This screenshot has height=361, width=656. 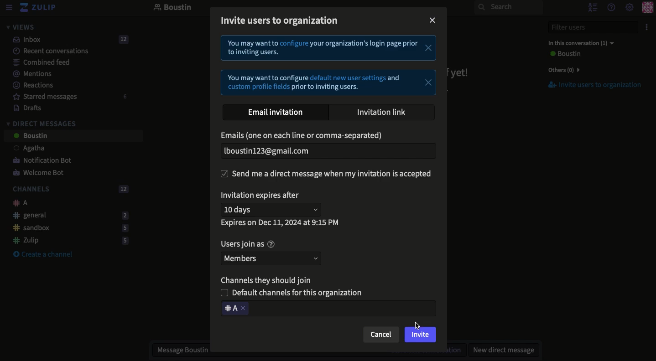 I want to click on In this conversation, so click(x=579, y=43).